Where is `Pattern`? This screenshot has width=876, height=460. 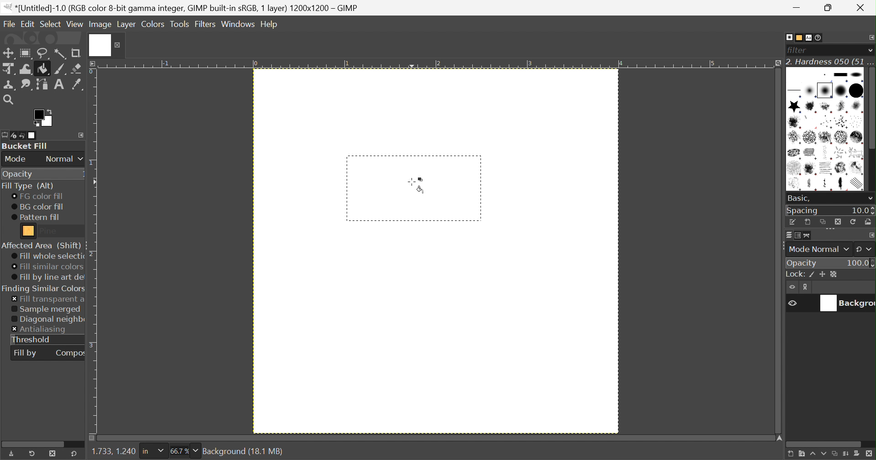
Pattern is located at coordinates (29, 231).